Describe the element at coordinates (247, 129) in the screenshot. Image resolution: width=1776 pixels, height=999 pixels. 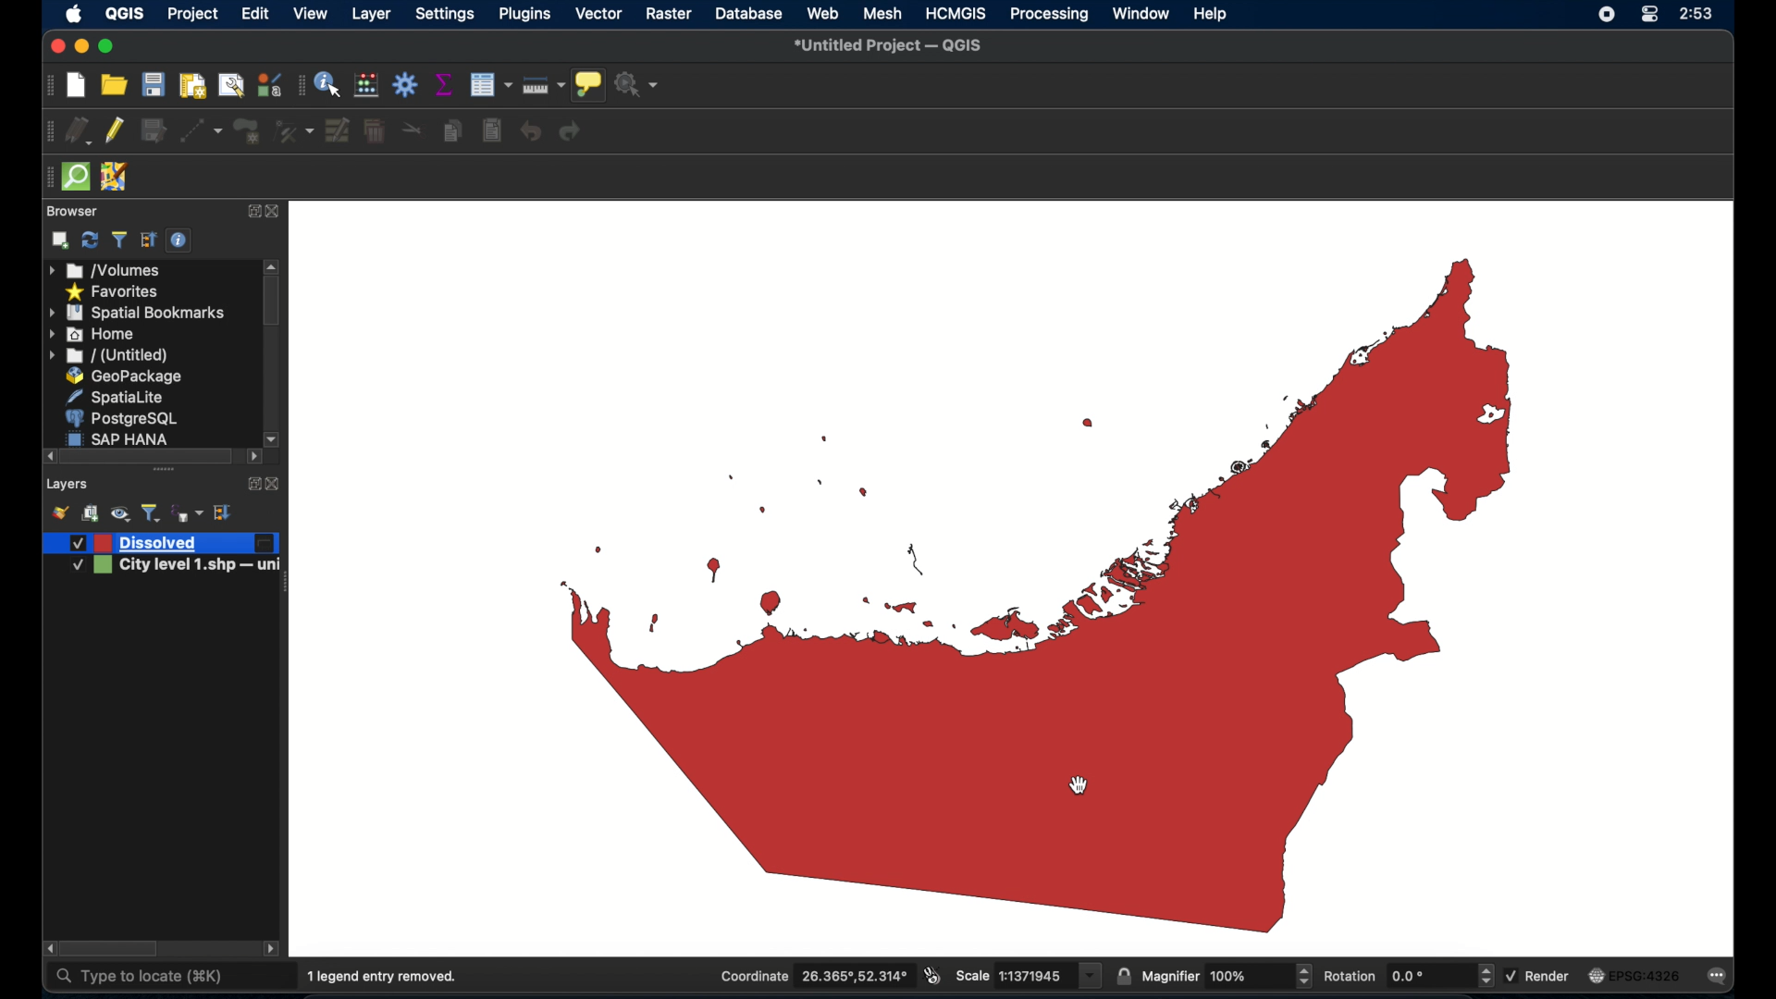
I see `add polygon feature` at that location.